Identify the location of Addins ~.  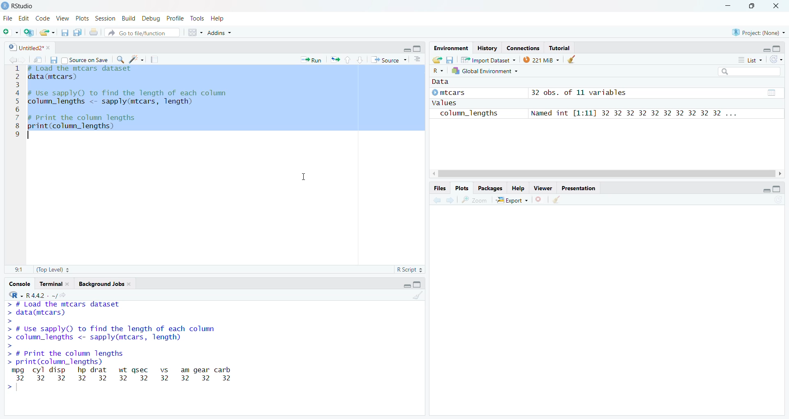
(219, 33).